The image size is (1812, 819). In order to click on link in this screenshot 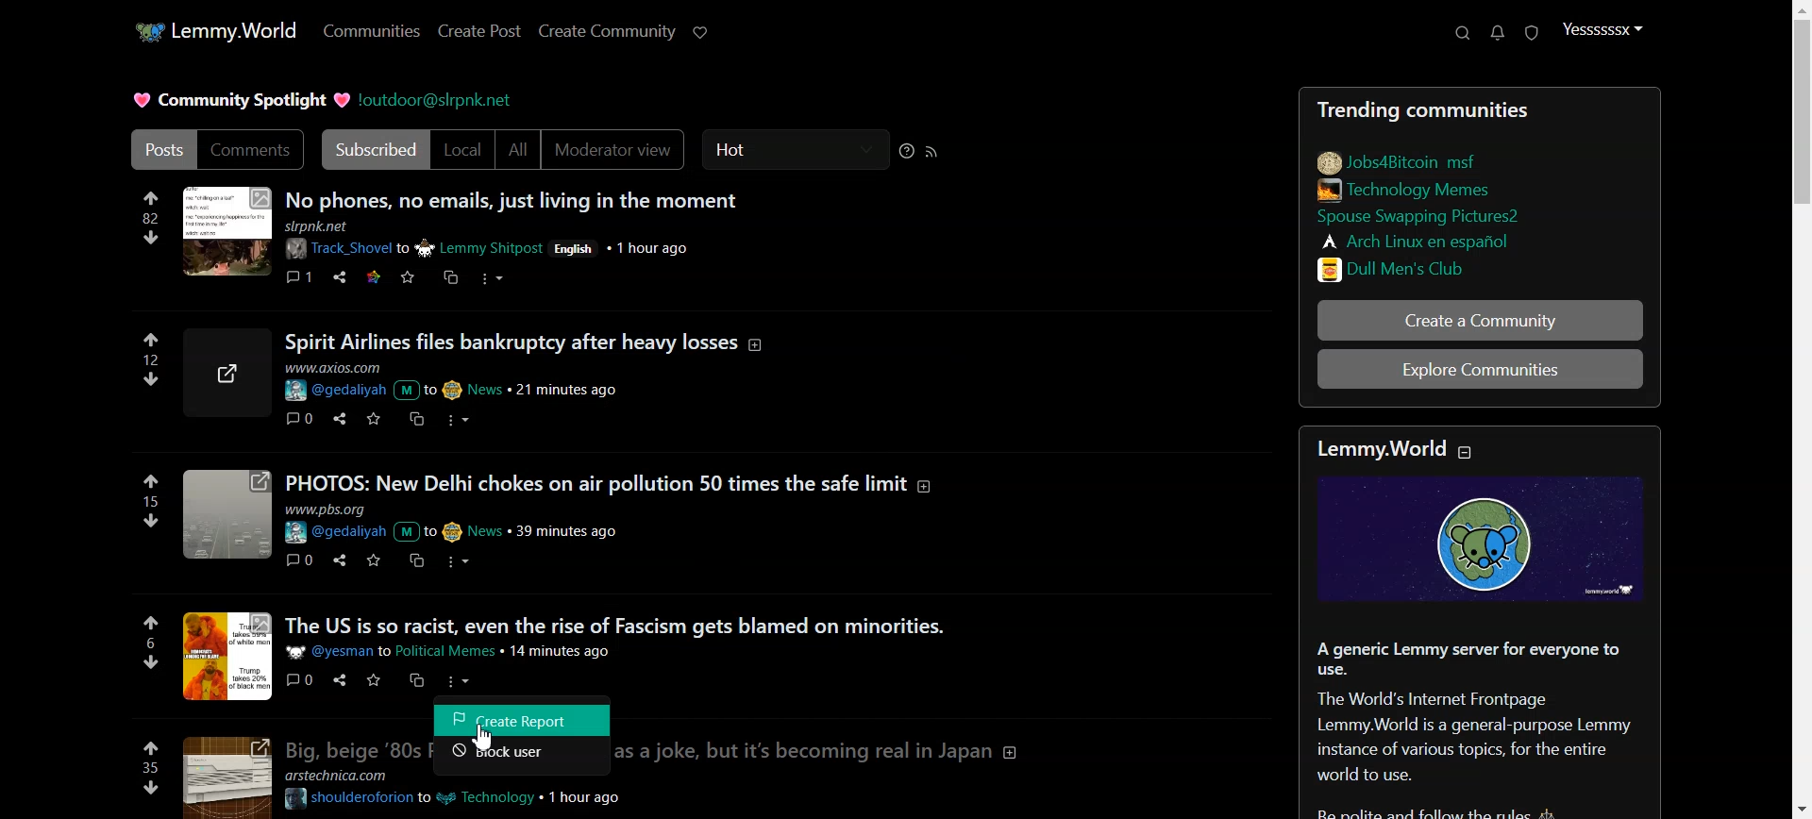, I will do `click(1441, 218)`.